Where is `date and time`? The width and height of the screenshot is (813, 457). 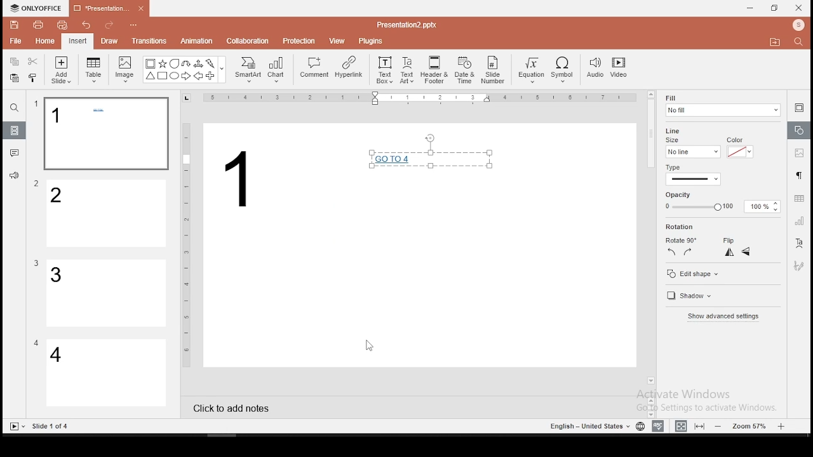 date and time is located at coordinates (465, 70).